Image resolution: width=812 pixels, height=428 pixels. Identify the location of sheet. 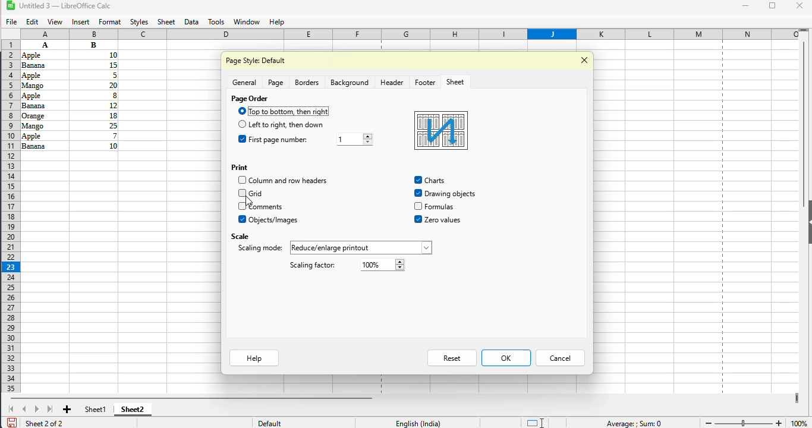
(455, 82).